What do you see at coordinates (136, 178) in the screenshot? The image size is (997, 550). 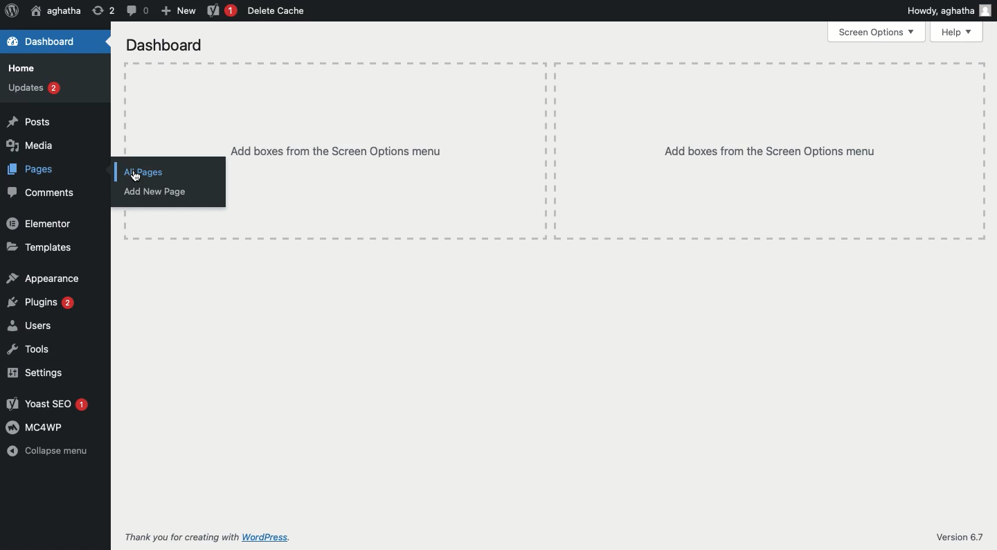 I see `cursor` at bounding box center [136, 178].